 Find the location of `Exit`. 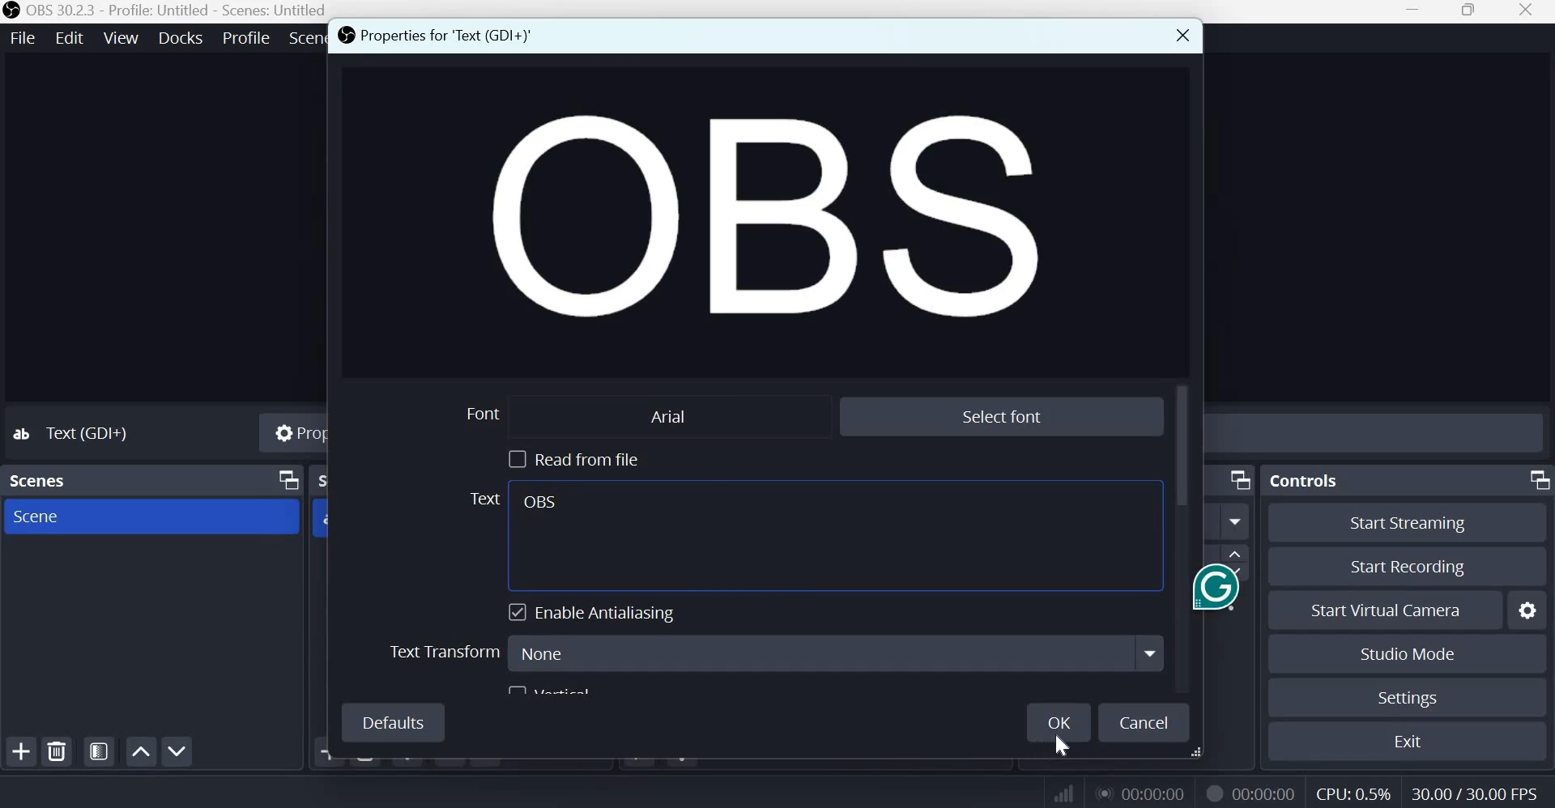

Exit is located at coordinates (1412, 742).